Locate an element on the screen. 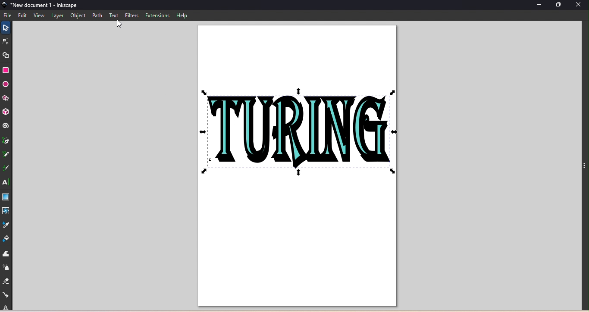  File is located at coordinates (8, 15).